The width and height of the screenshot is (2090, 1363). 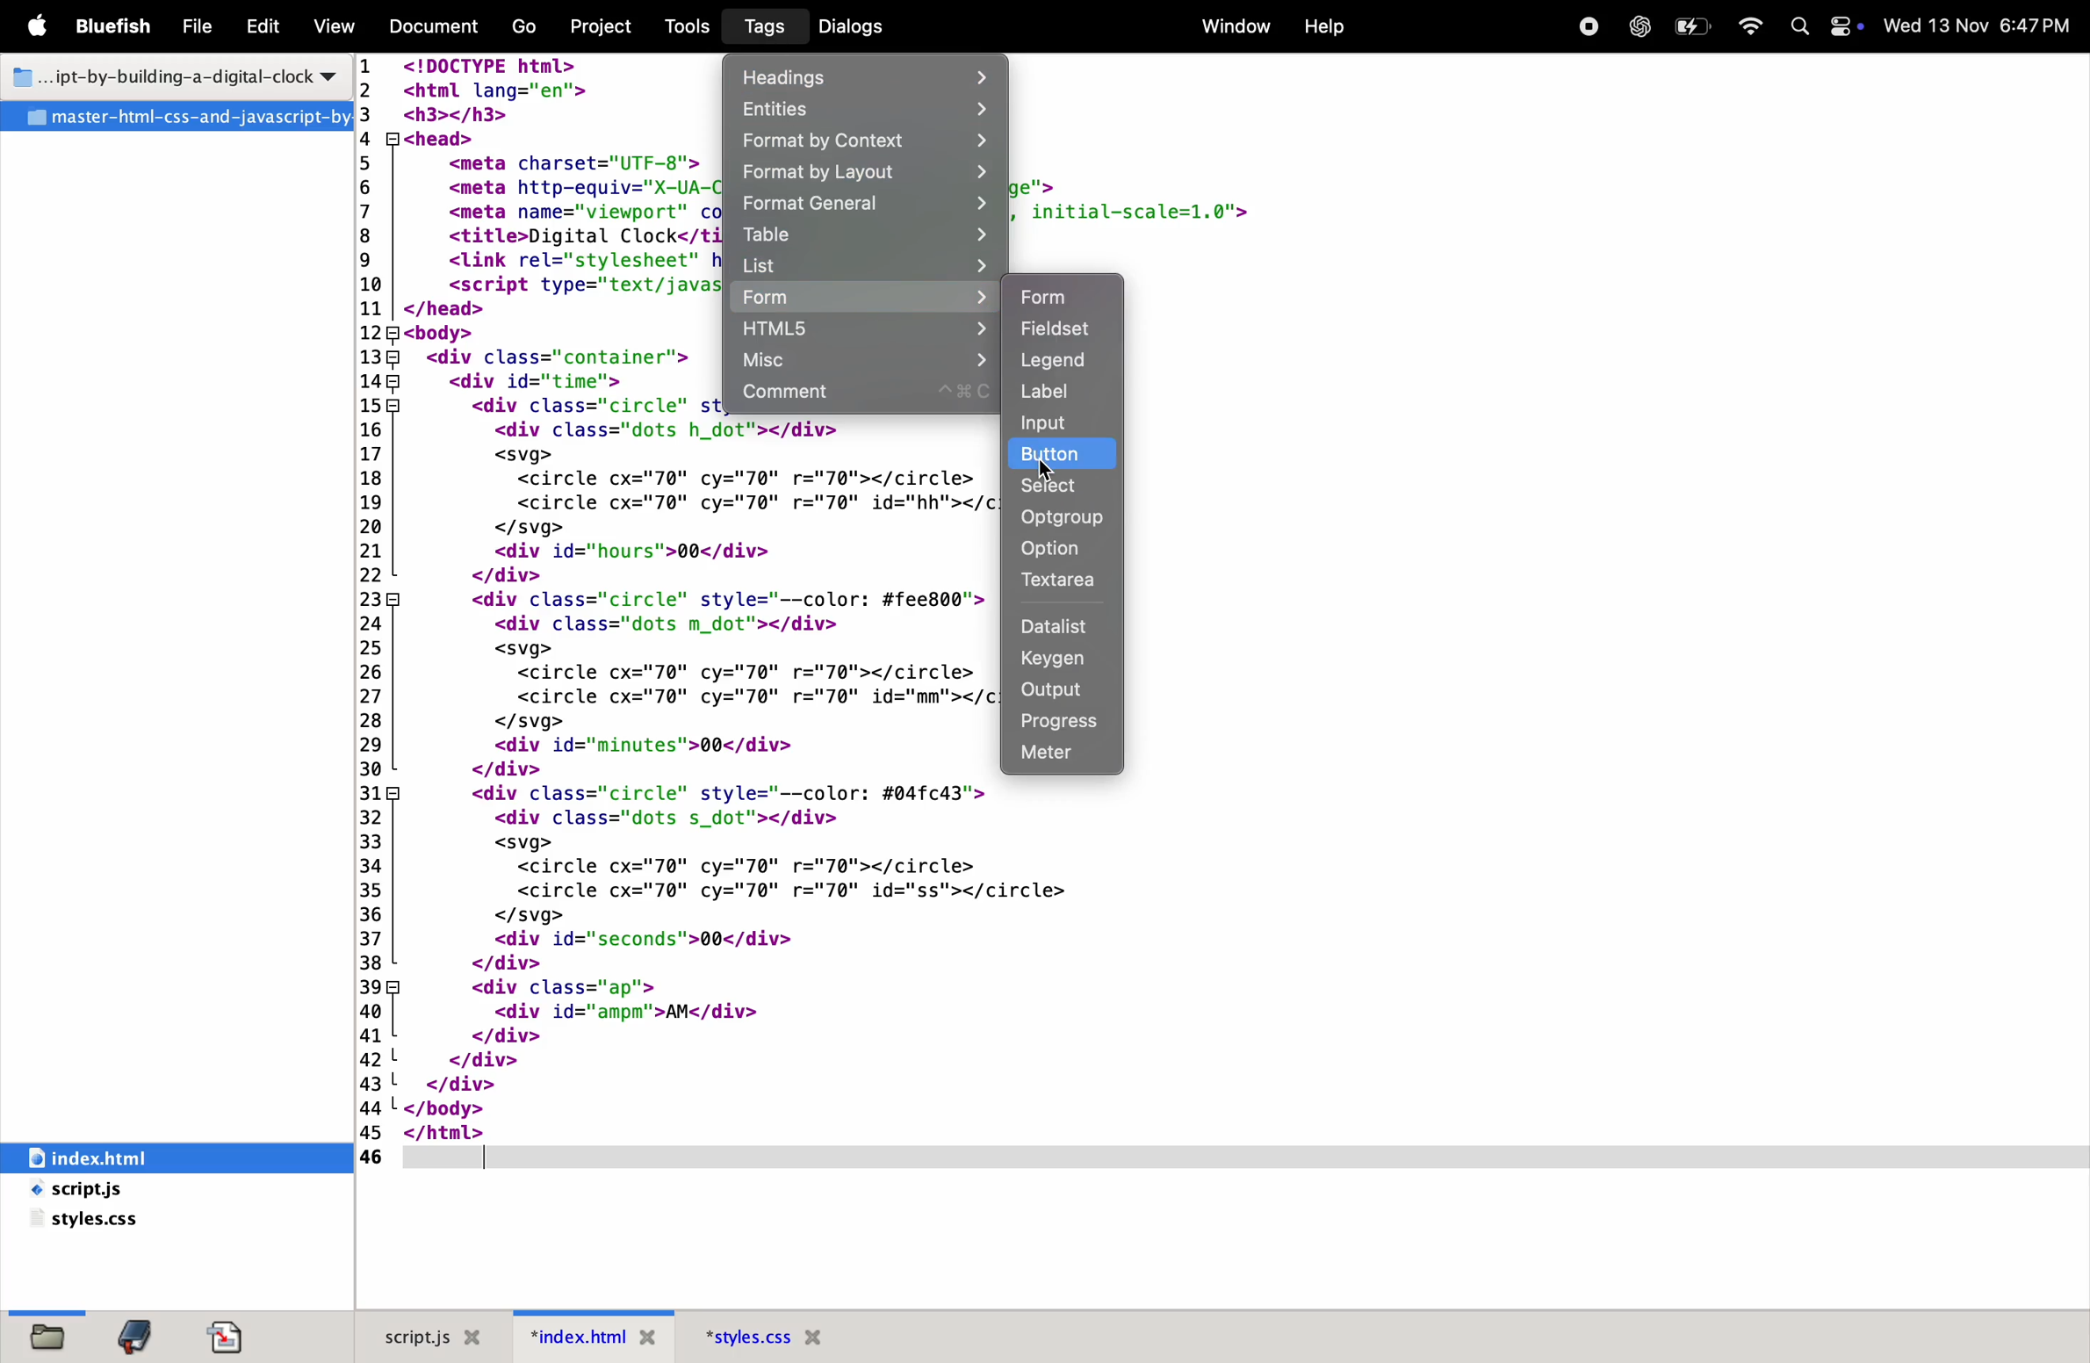 I want to click on Document, so click(x=436, y=26).